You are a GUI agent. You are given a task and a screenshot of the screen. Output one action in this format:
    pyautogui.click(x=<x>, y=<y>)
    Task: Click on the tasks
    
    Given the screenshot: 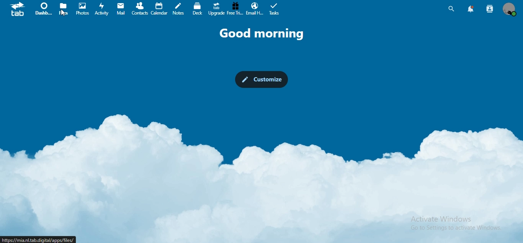 What is the action you would take?
    pyautogui.click(x=275, y=10)
    